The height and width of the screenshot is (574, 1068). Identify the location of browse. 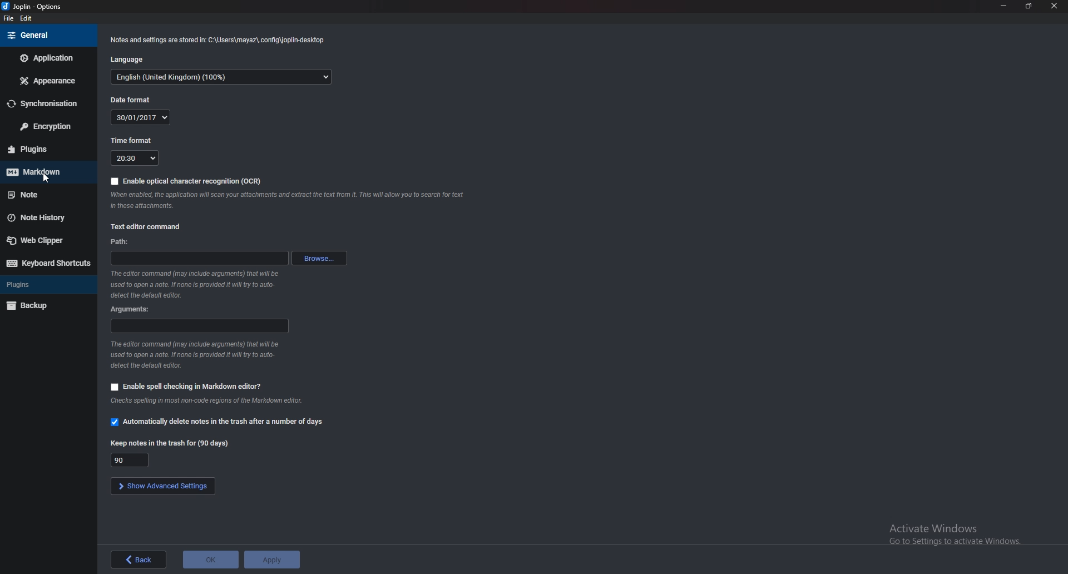
(324, 258).